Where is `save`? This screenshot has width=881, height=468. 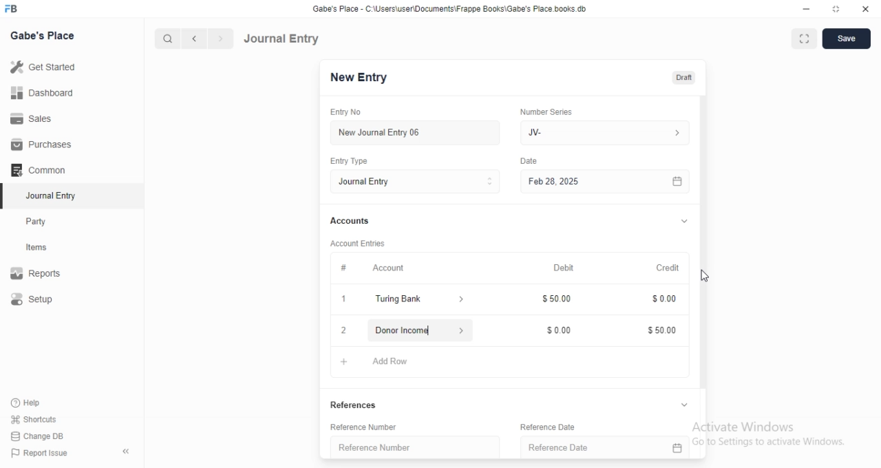
save is located at coordinates (848, 39).